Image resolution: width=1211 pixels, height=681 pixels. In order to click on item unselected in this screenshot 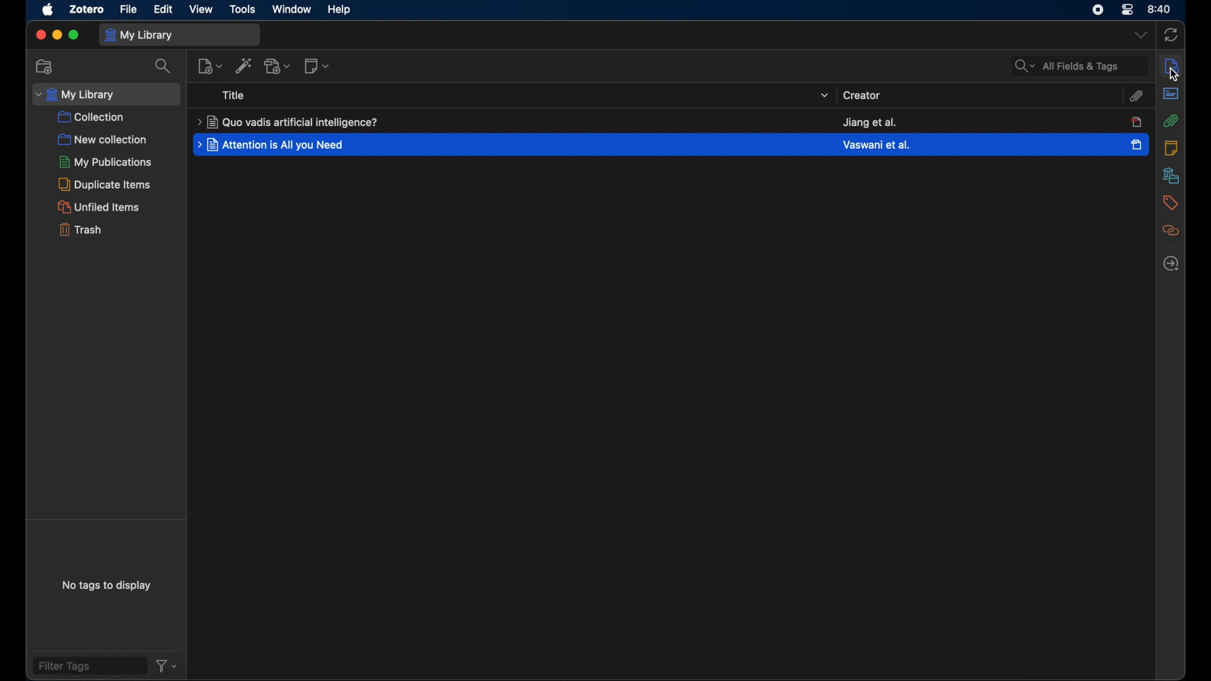, I will do `click(1135, 123)`.